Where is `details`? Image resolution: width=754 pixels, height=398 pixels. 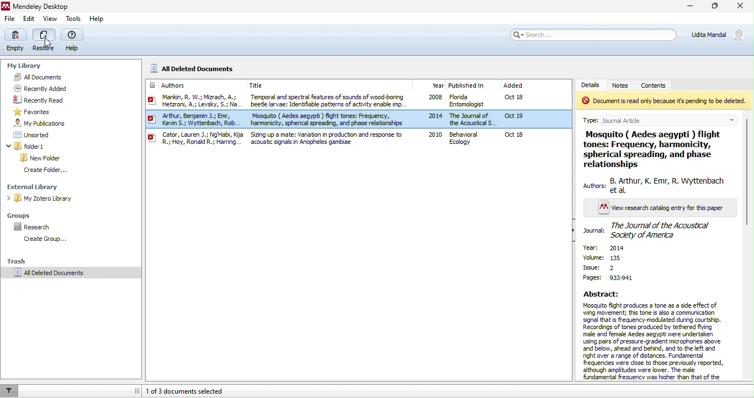
details is located at coordinates (592, 84).